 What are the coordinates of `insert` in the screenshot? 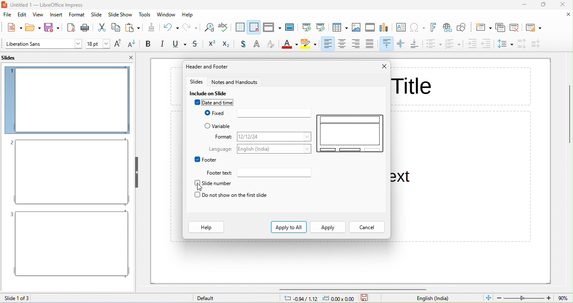 It's located at (56, 16).